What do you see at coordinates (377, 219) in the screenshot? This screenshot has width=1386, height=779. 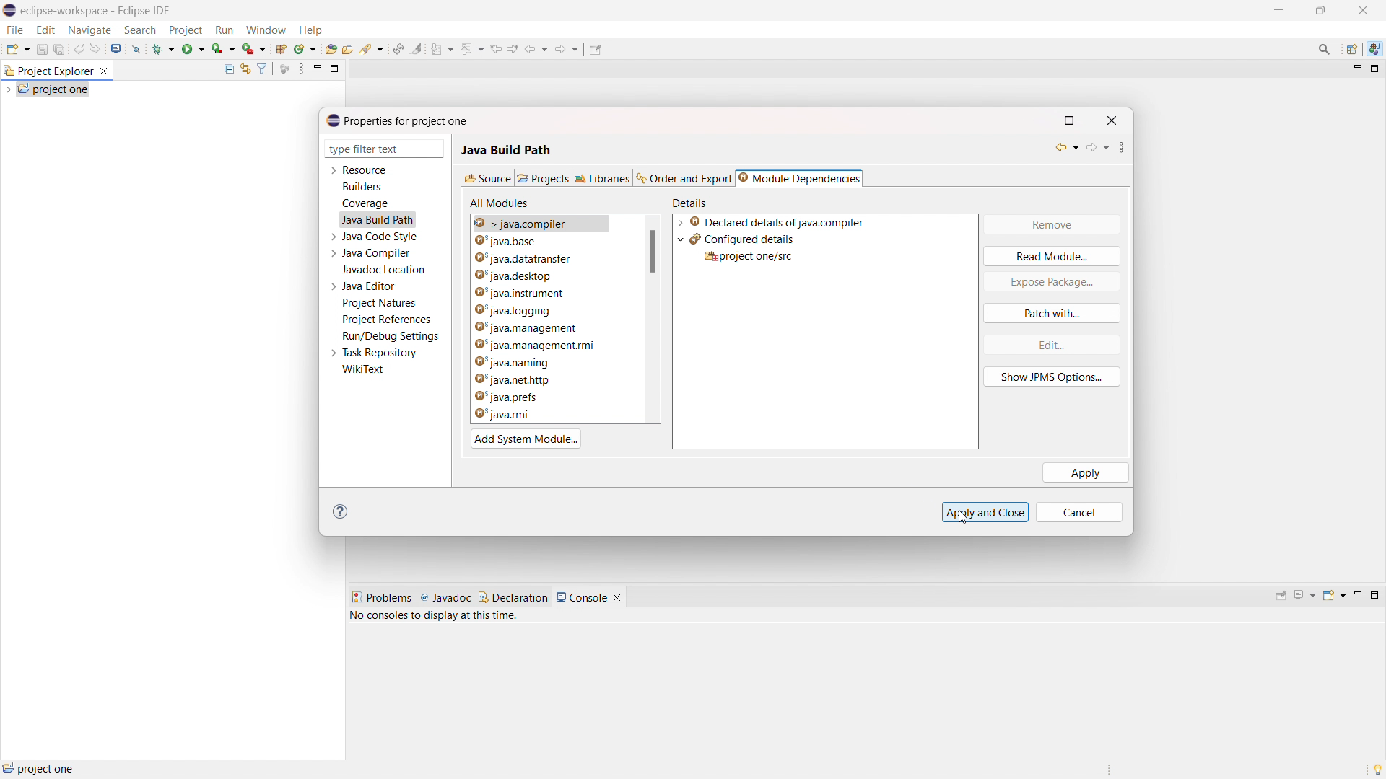 I see `java build path selected` at bounding box center [377, 219].